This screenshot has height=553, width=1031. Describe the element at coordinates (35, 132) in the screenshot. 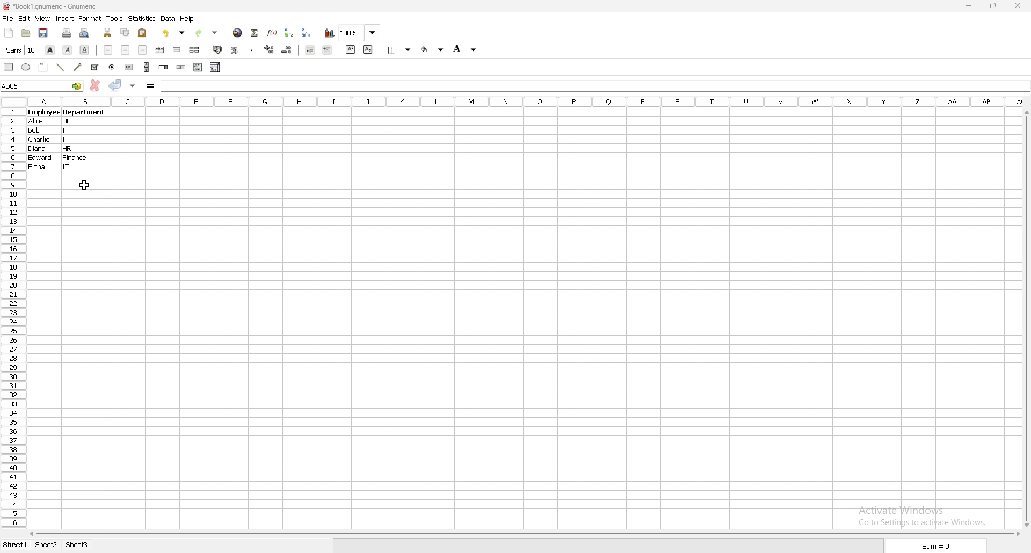

I see `bob` at that location.